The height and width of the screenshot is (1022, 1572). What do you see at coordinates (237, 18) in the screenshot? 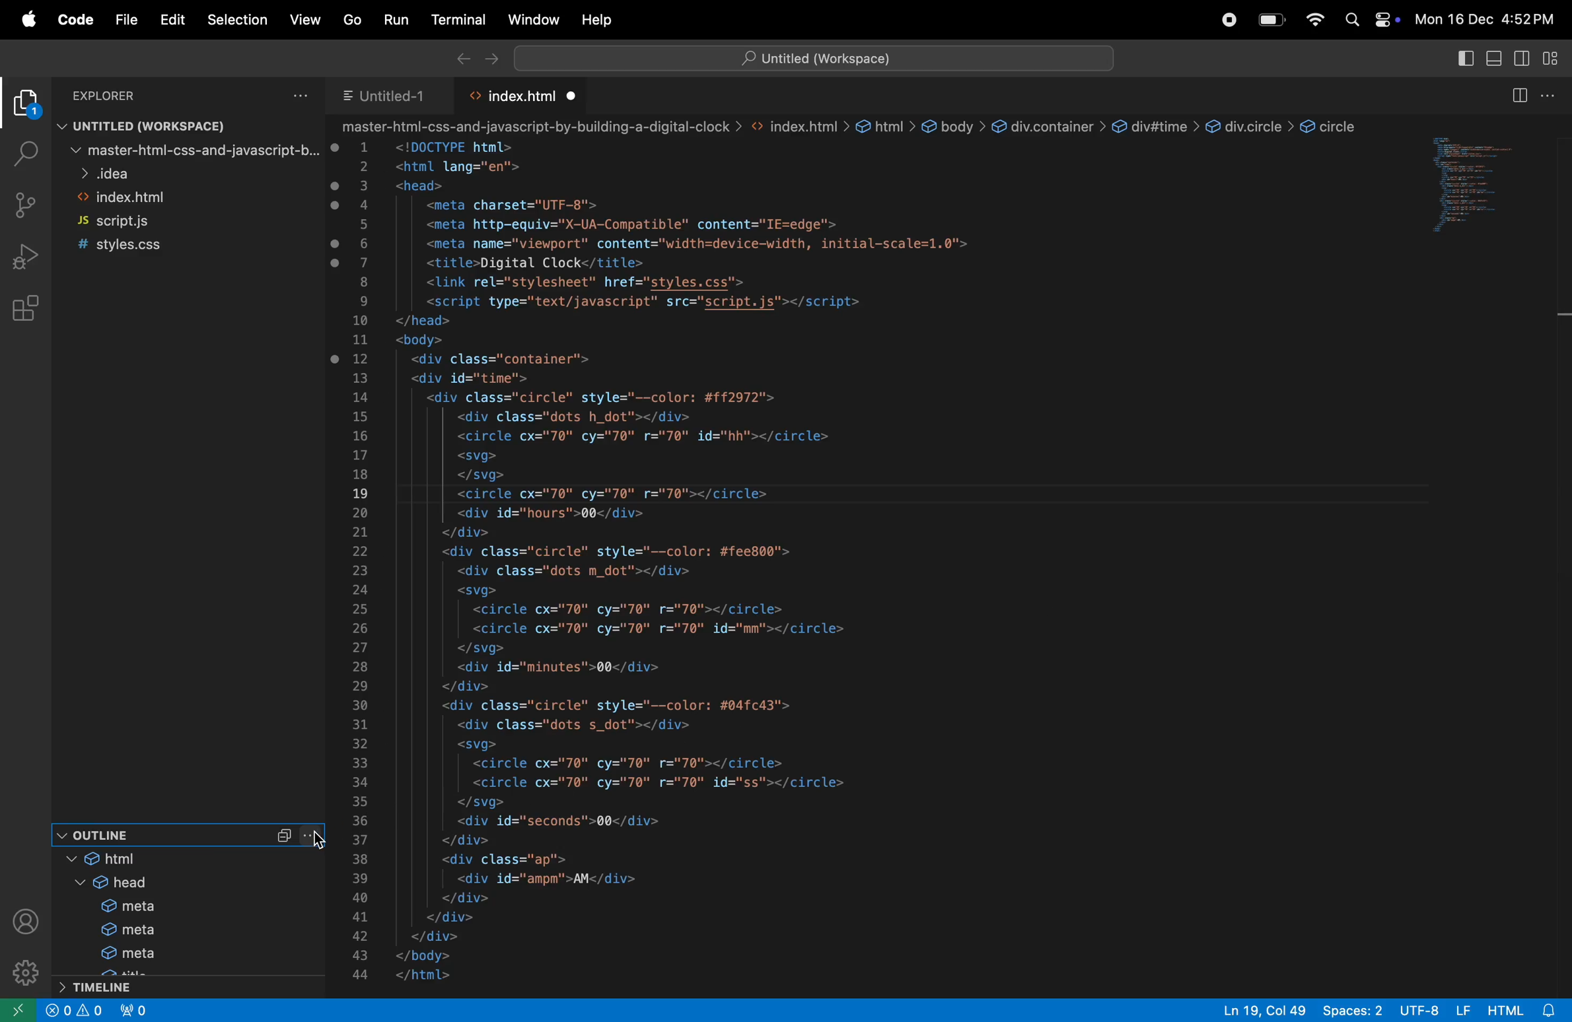
I see `selection` at bounding box center [237, 18].